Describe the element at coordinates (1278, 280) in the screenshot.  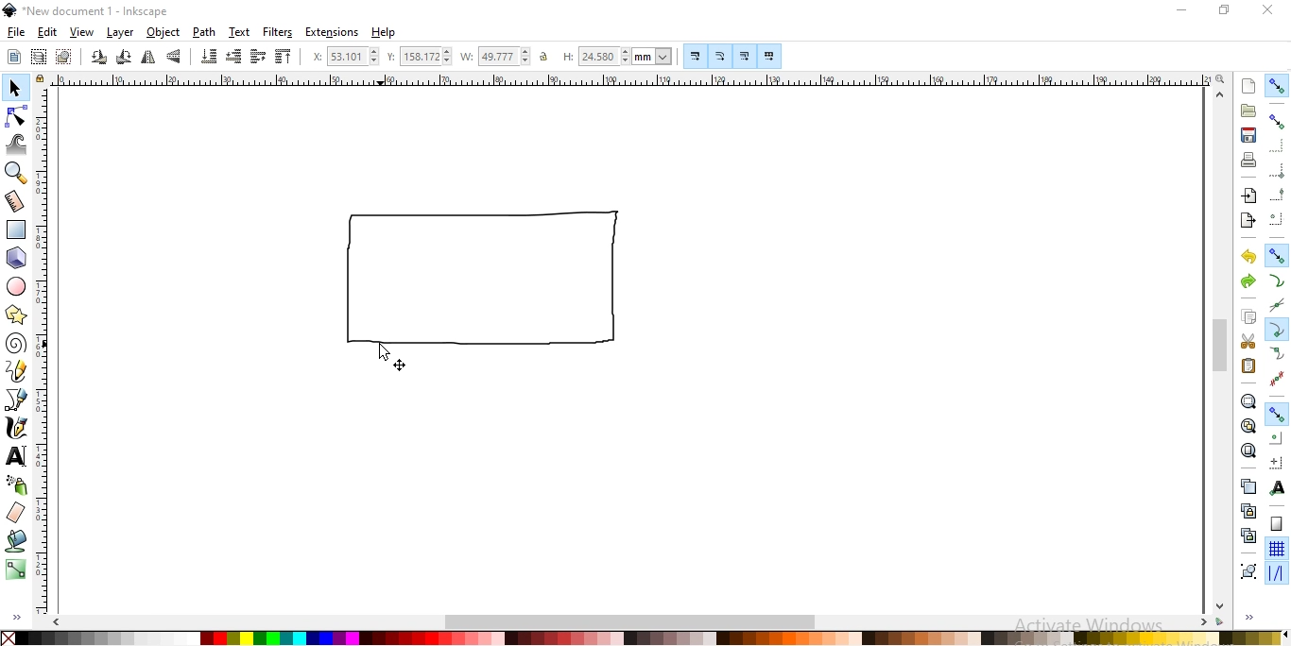
I see `snap to paths` at that location.